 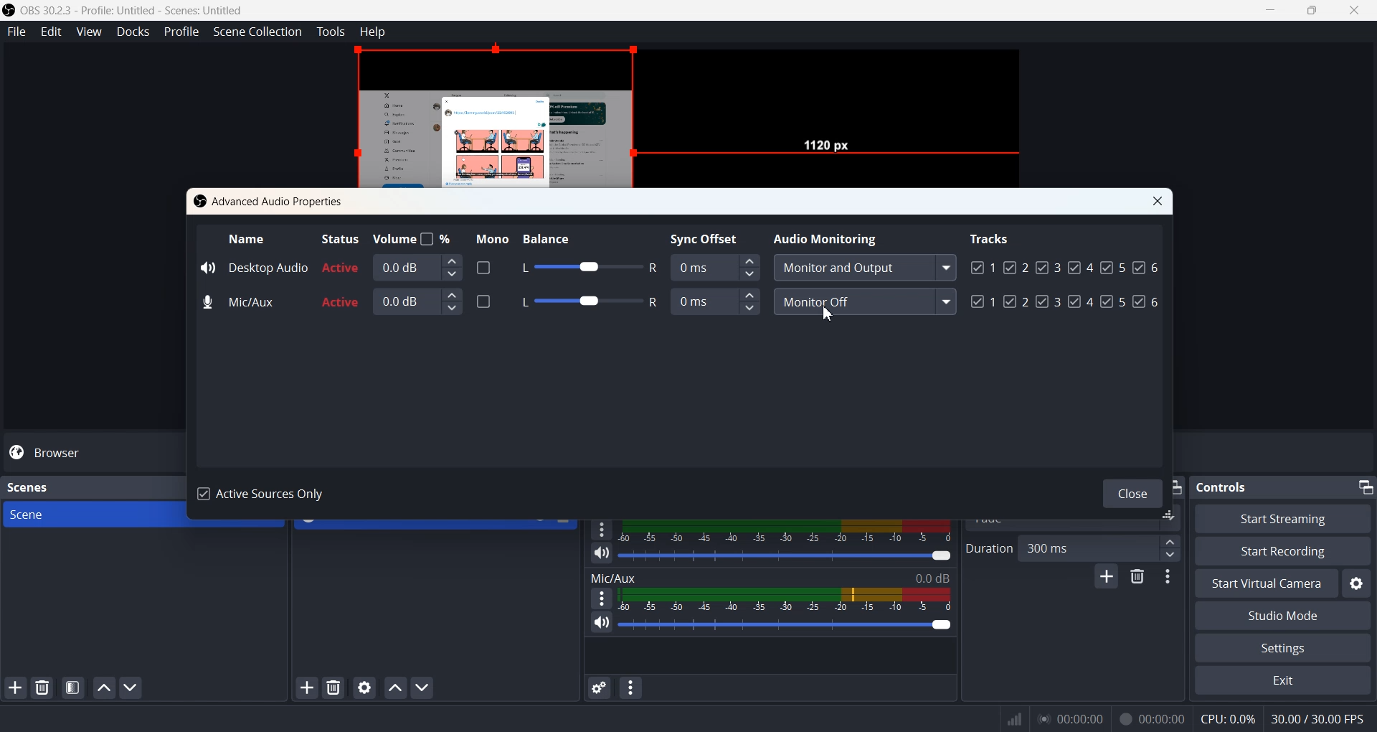 I want to click on Sync Offset , so click(x=716, y=301).